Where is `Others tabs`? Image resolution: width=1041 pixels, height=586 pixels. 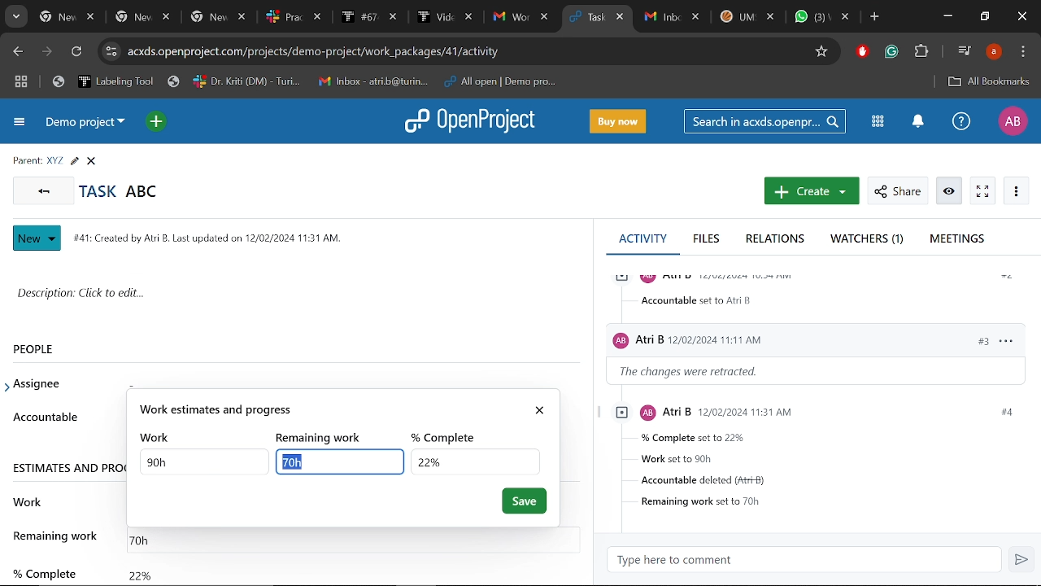
Others tabs is located at coordinates (295, 17).